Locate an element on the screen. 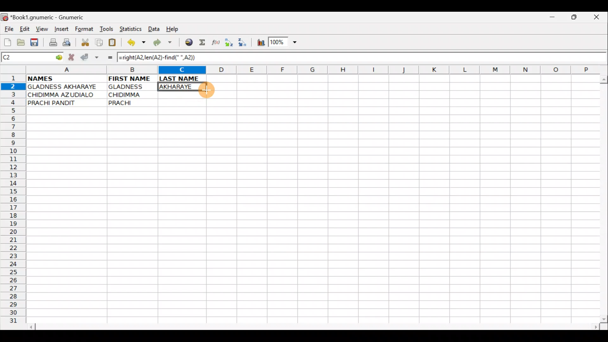 This screenshot has height=342, width=608. Save current workbook is located at coordinates (36, 43).